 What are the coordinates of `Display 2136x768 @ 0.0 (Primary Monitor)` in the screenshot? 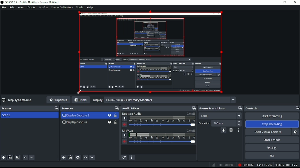 It's located at (164, 100).